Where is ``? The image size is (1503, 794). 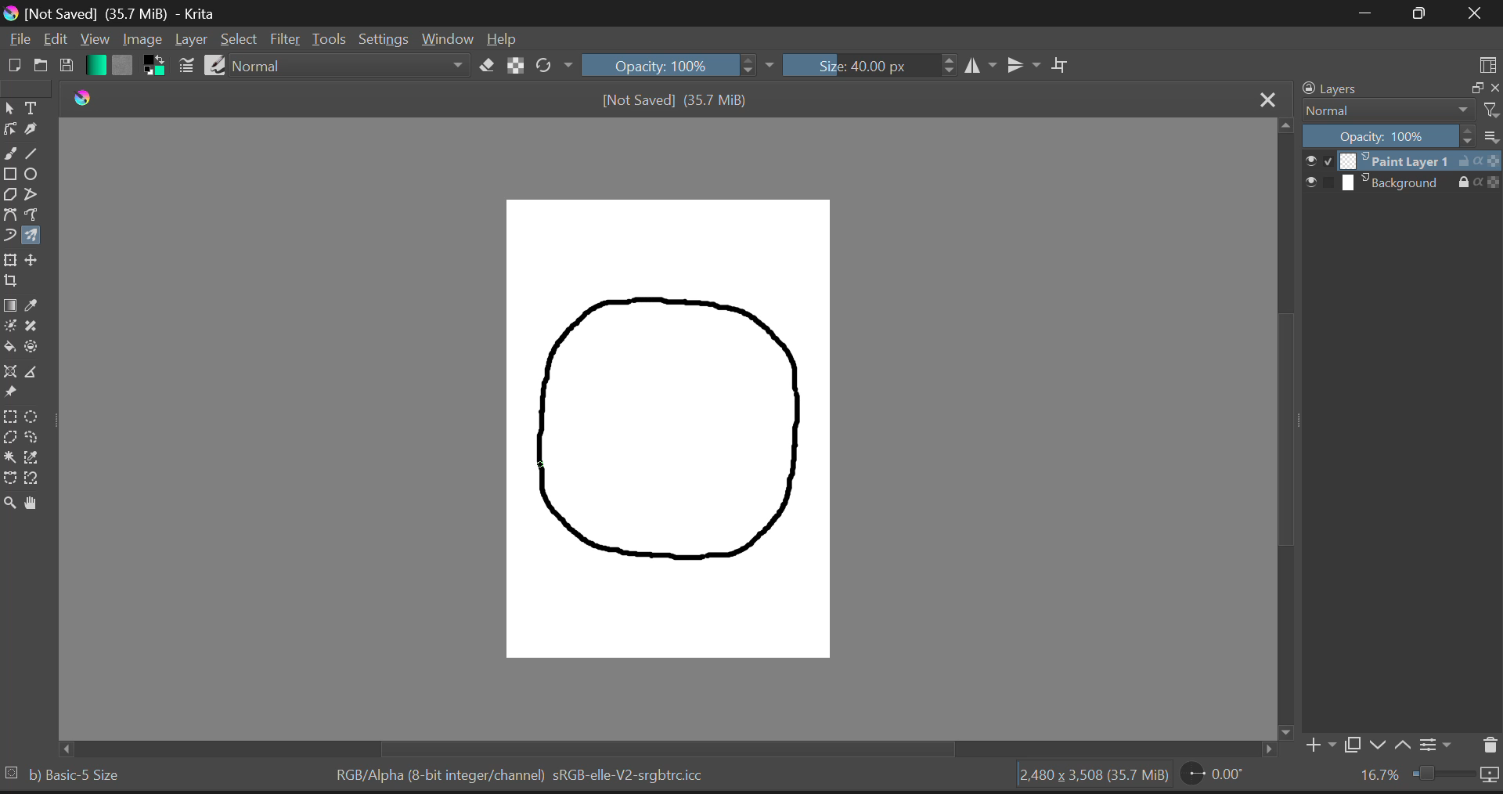
 is located at coordinates (9, 771).